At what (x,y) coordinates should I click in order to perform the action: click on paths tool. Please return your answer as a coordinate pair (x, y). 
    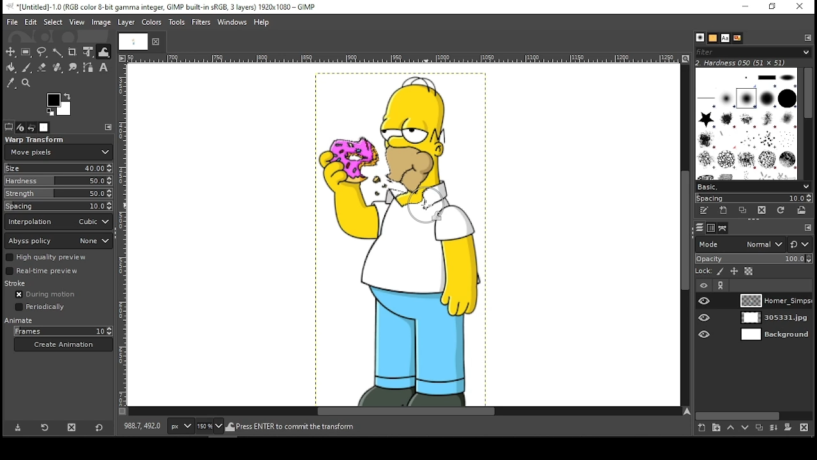
    Looking at the image, I should click on (87, 68).